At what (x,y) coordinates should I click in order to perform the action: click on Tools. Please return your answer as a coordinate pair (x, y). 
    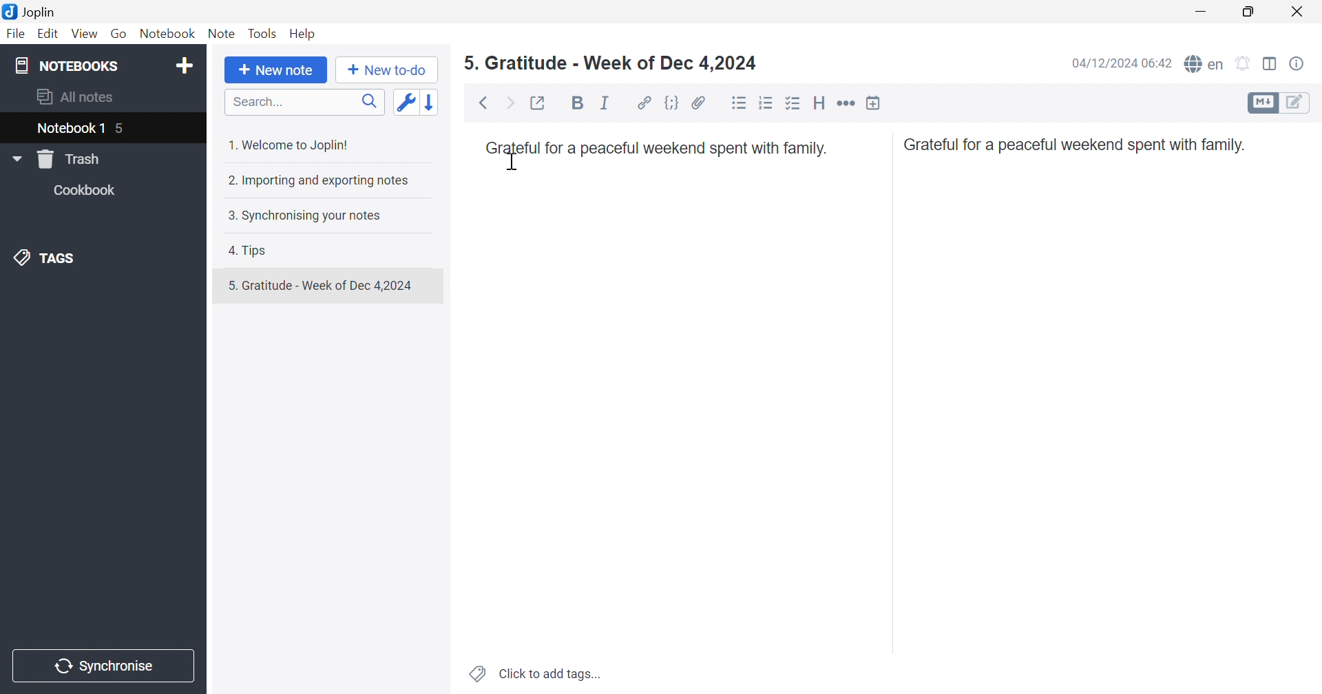
    Looking at the image, I should click on (262, 33).